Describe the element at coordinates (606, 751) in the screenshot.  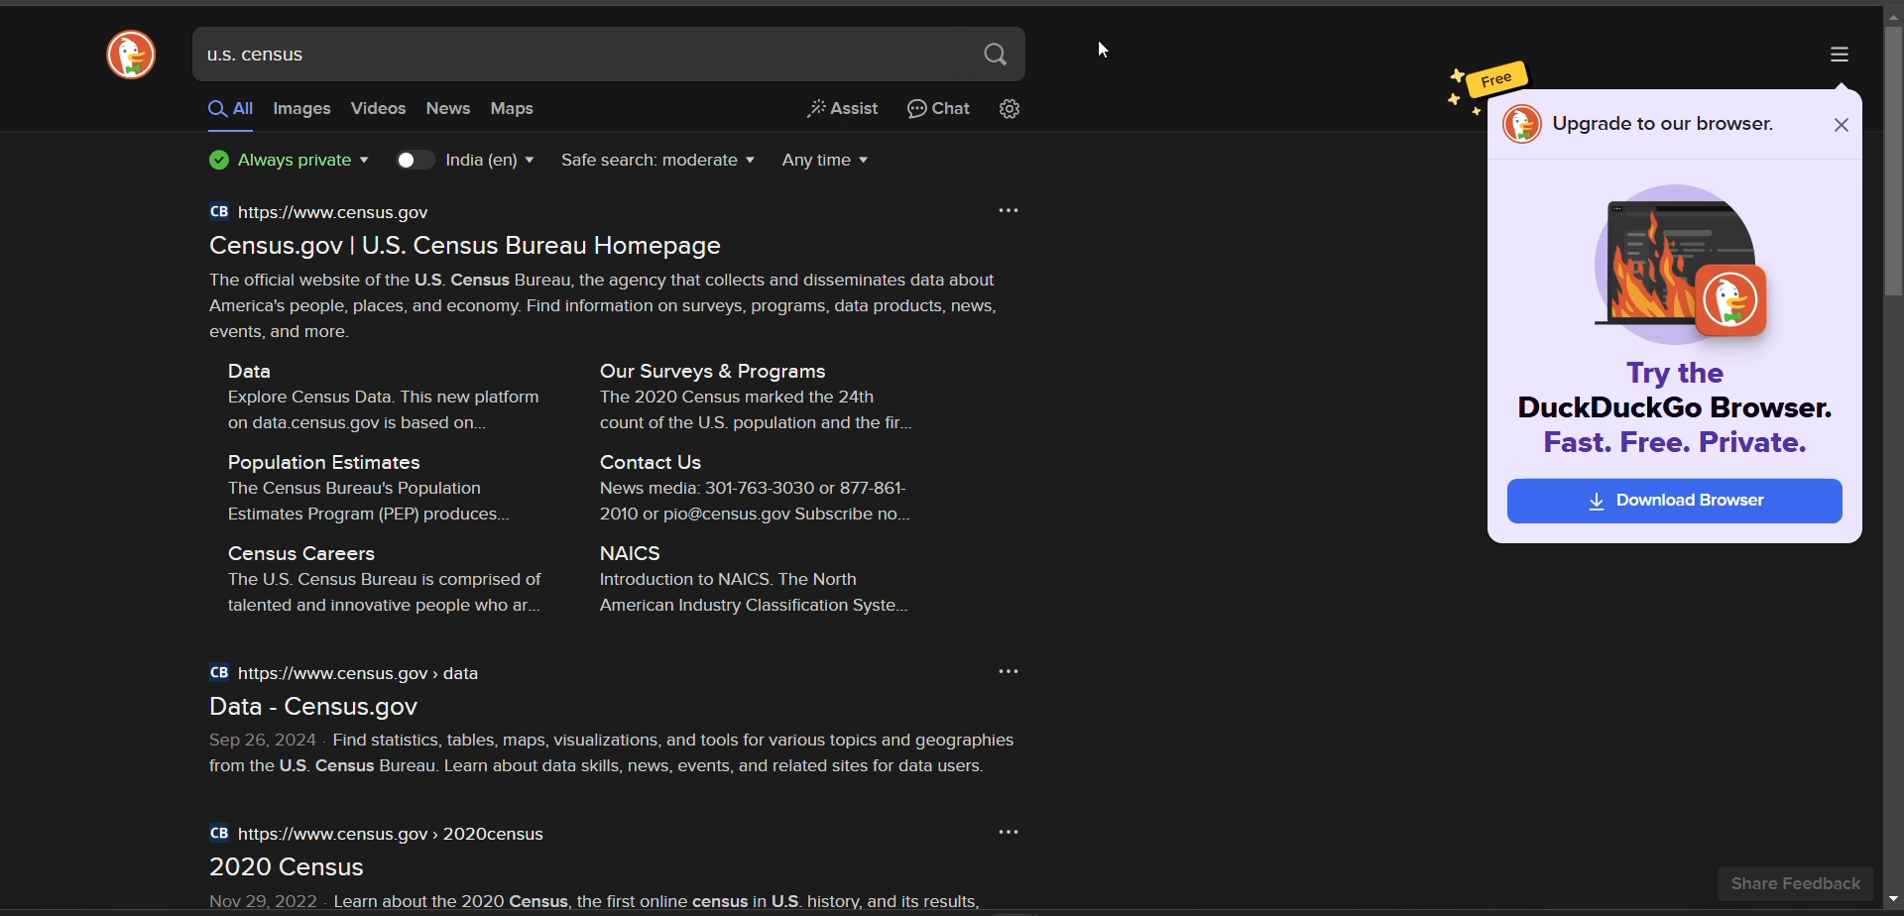
I see `Sep 26, 2024 - Find statistics, tables, maps, visualizations, and tools for various topics and geographies
from the U.S. Census Bureau. Learn about data skills, news, events, and related sites for data users.` at that location.